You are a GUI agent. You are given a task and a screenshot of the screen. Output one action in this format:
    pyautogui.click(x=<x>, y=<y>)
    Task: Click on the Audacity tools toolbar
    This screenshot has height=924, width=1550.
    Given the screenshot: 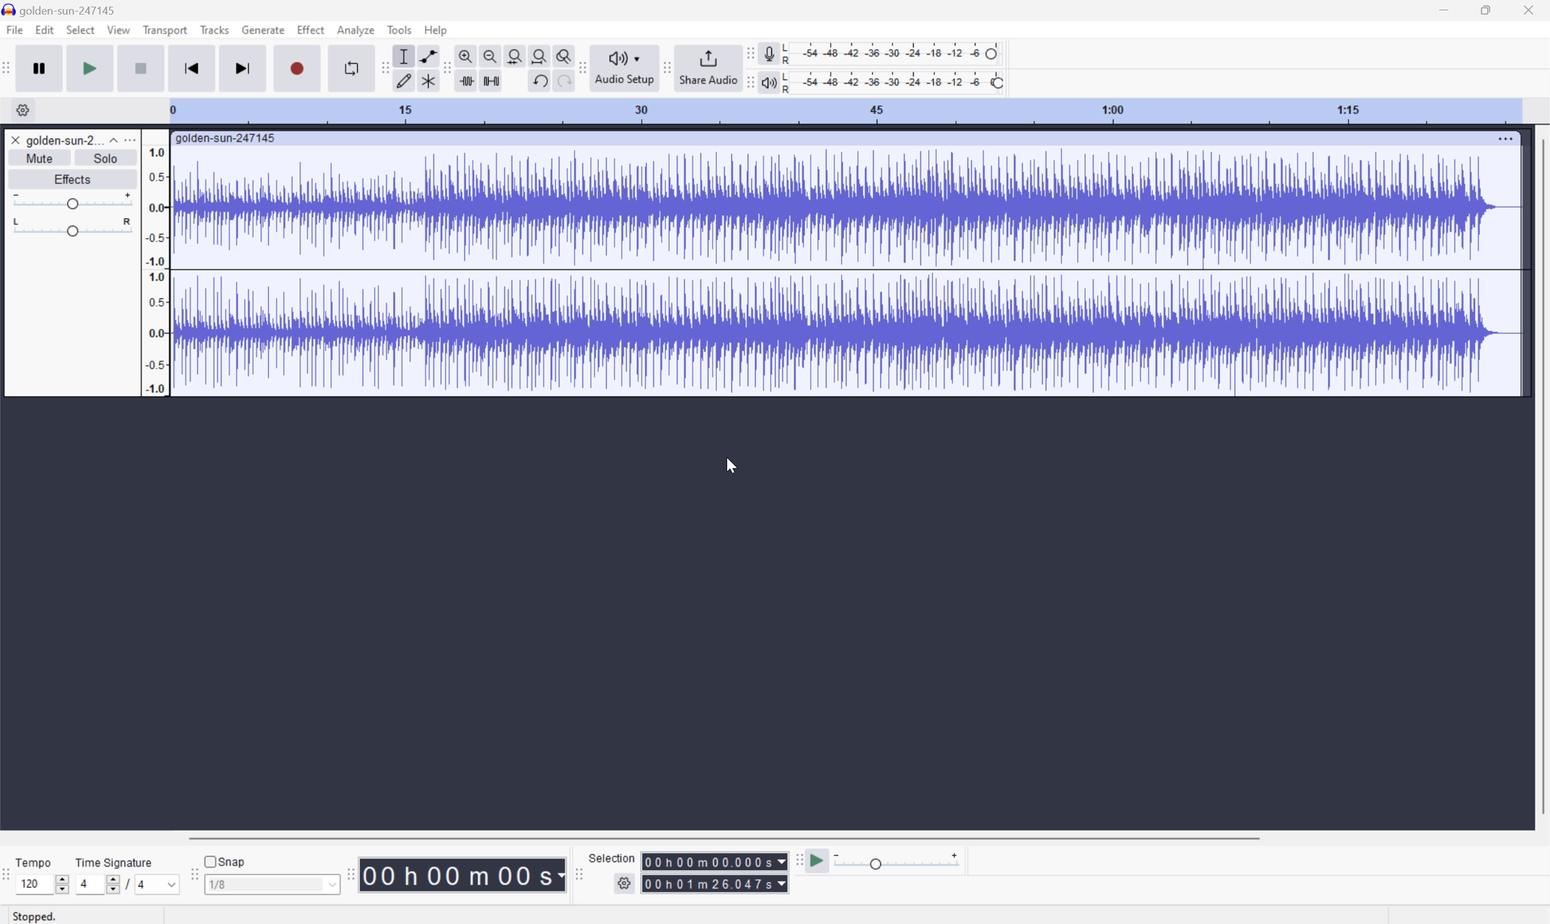 What is the action you would take?
    pyautogui.click(x=383, y=67)
    